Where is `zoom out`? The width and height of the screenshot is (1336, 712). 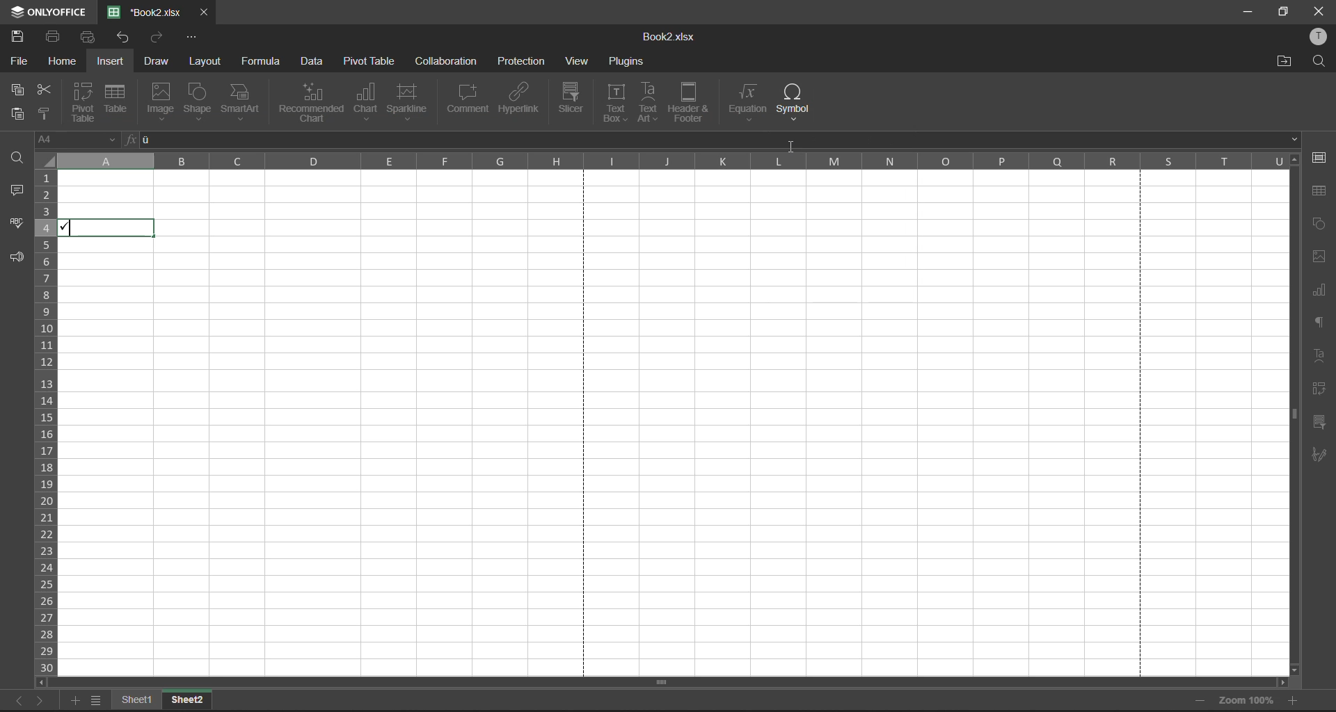
zoom out is located at coordinates (1195, 702).